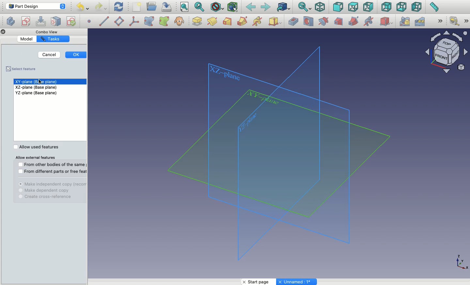 The height and width of the screenshot is (285, 470). I want to click on All external features, so click(35, 157).